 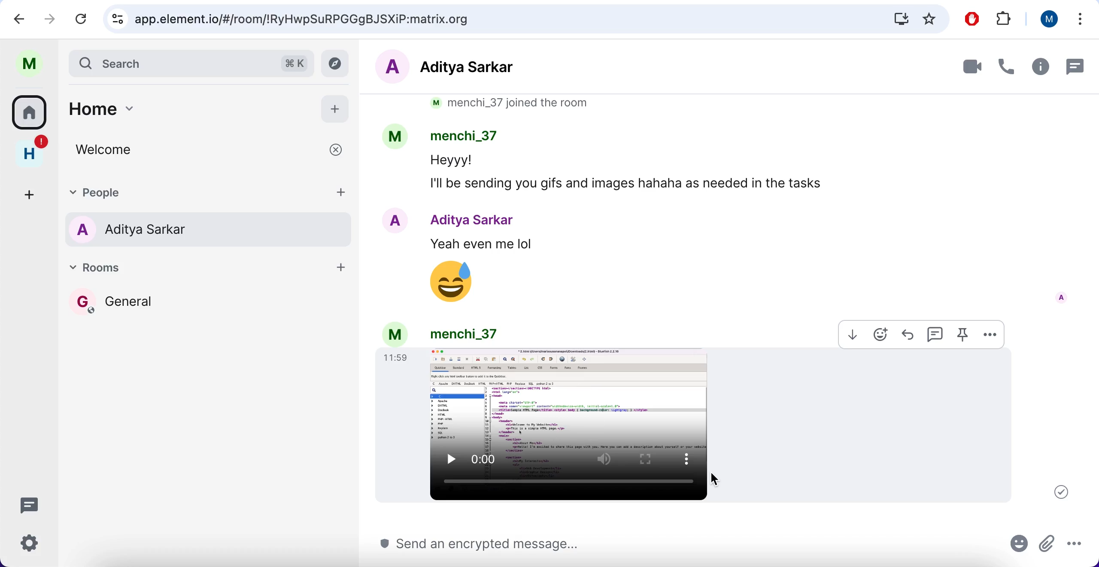 What do you see at coordinates (18, 20) in the screenshot?
I see `backward` at bounding box center [18, 20].